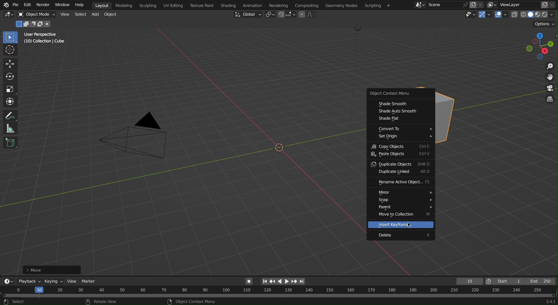 The width and height of the screenshot is (558, 305). Describe the element at coordinates (400, 137) in the screenshot. I see `Set Origin` at that location.